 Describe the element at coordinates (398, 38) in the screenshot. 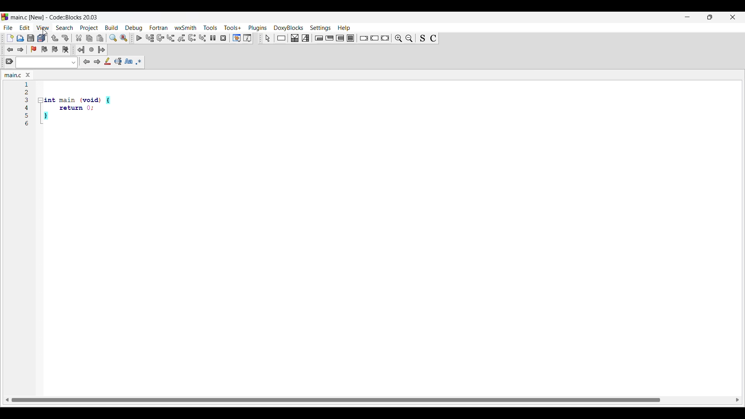

I see `Zoom in` at that location.